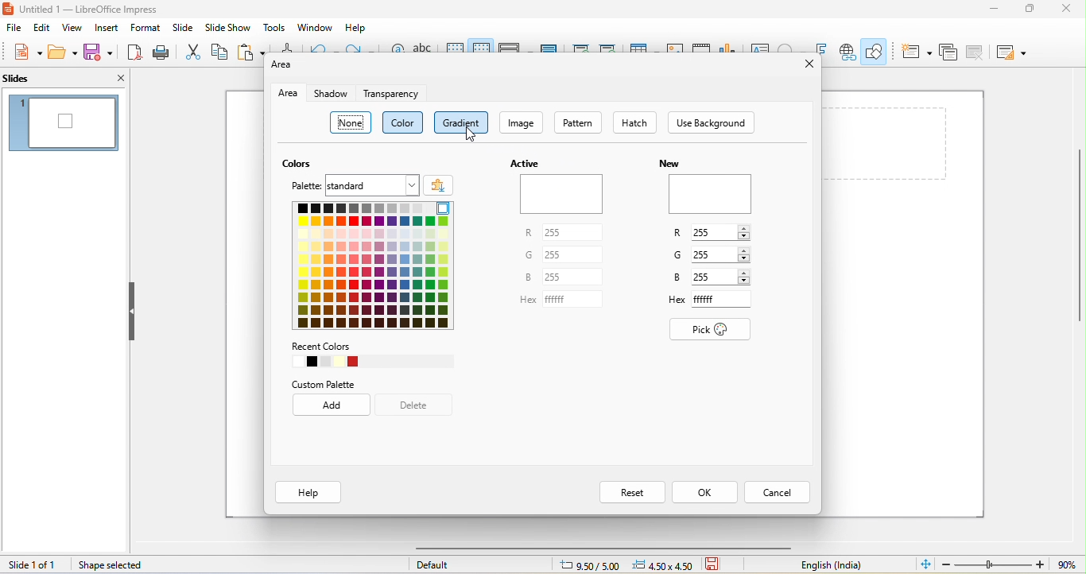 This screenshot has height=574, width=1086. What do you see at coordinates (353, 124) in the screenshot?
I see `none` at bounding box center [353, 124].